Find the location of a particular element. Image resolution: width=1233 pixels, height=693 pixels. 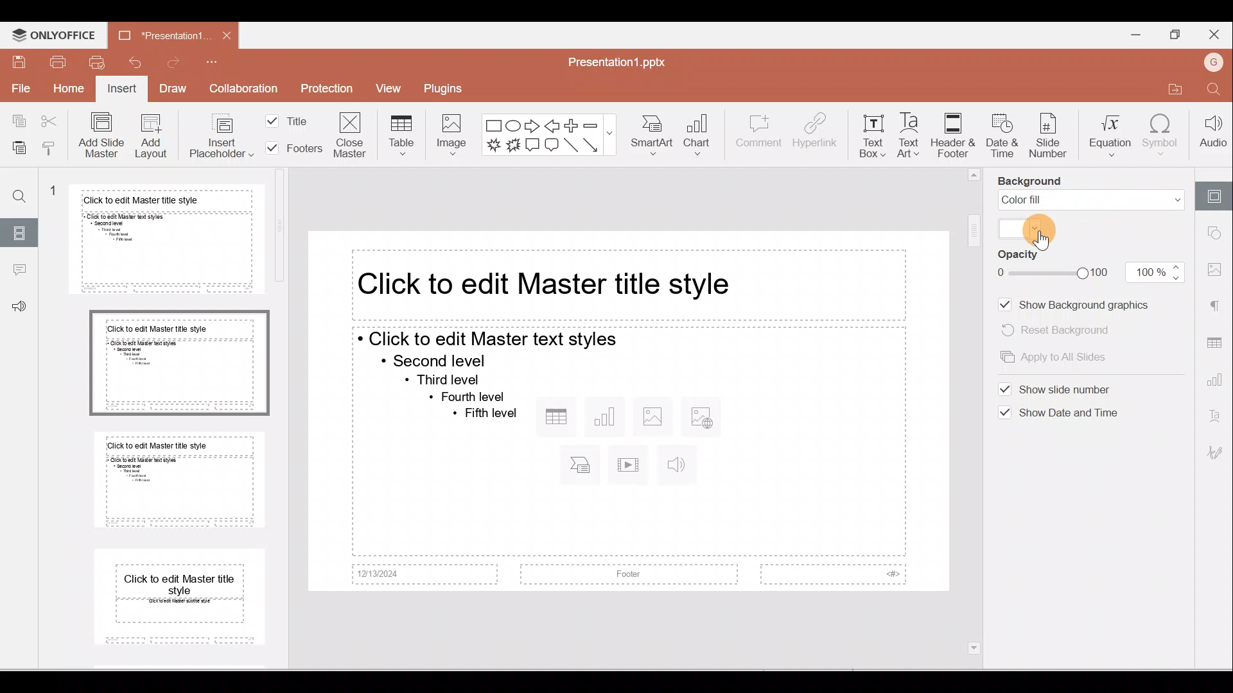

Print file is located at coordinates (57, 62).